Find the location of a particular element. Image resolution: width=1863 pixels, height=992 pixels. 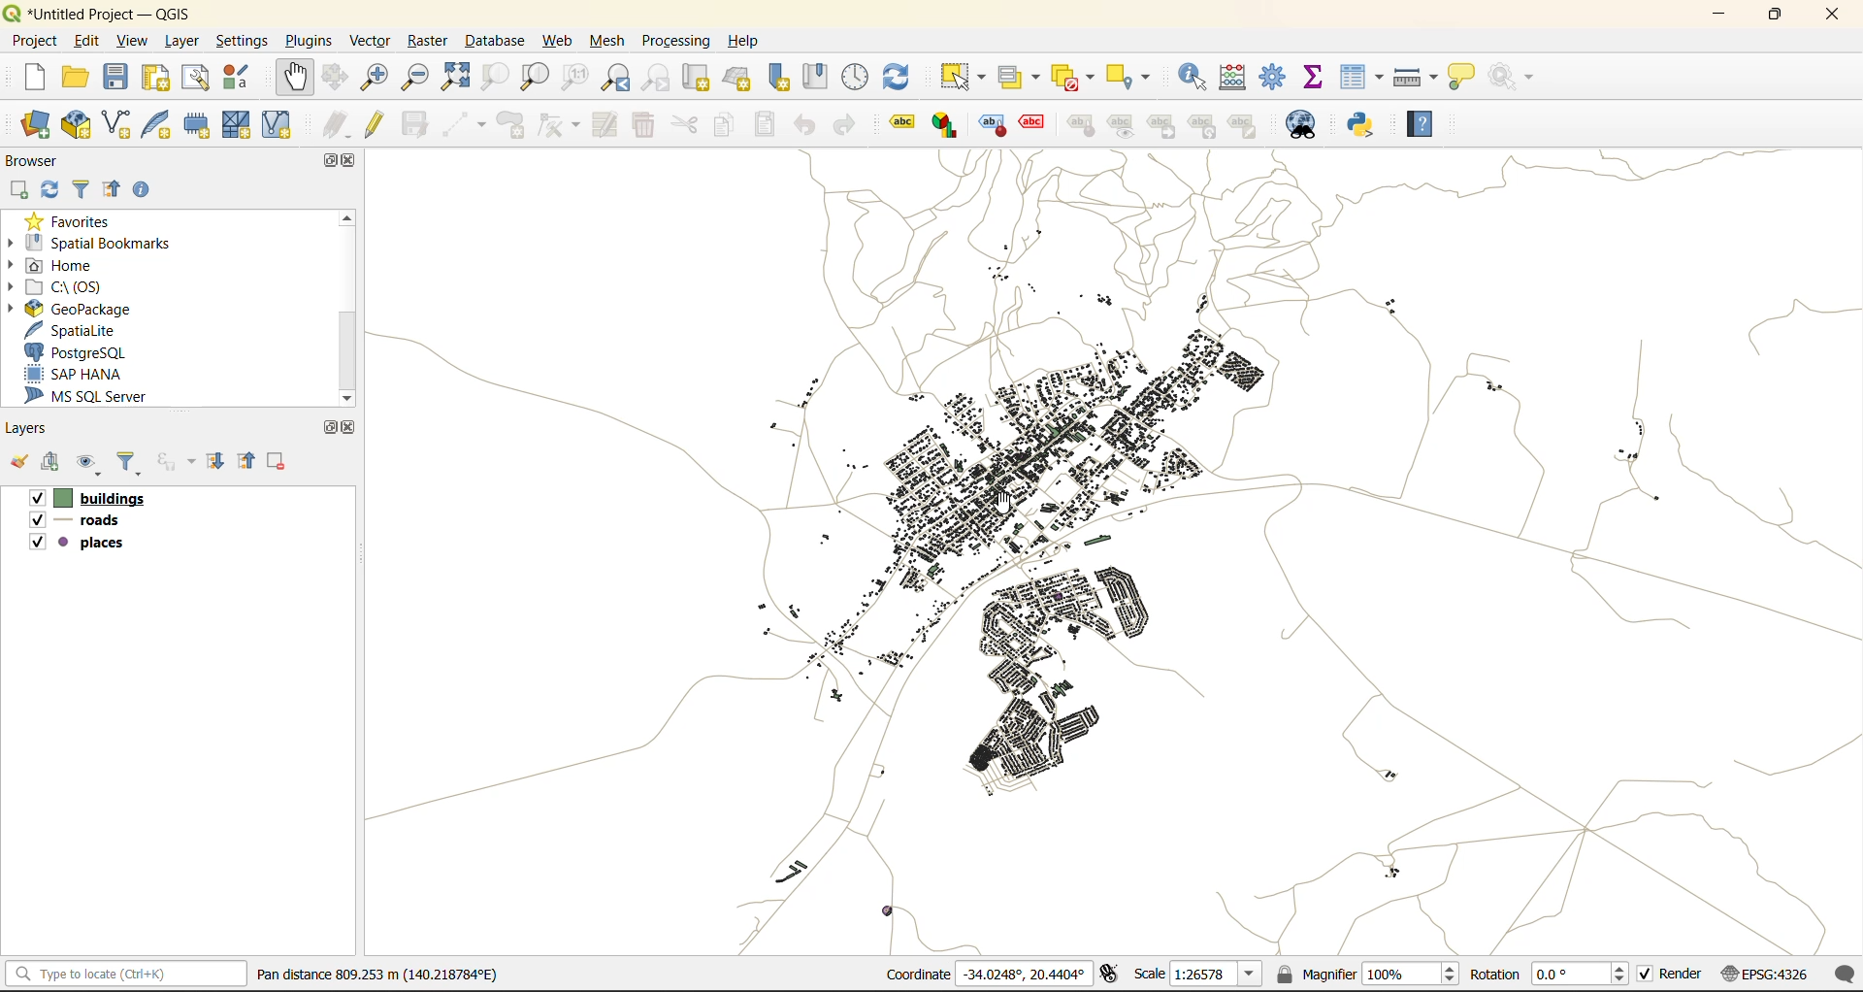

plugins is located at coordinates (306, 39).